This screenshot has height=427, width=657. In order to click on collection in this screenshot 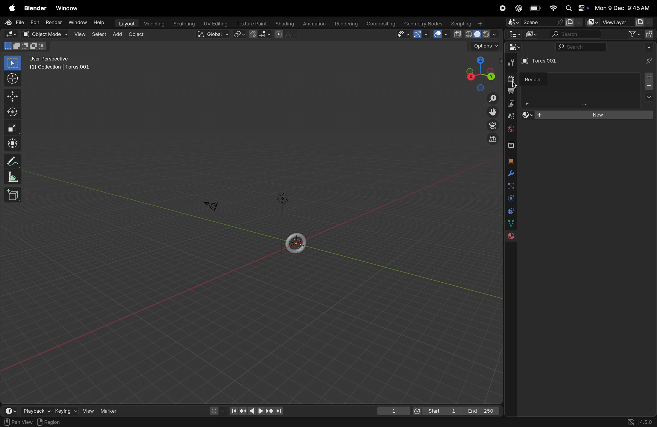, I will do `click(510, 145)`.